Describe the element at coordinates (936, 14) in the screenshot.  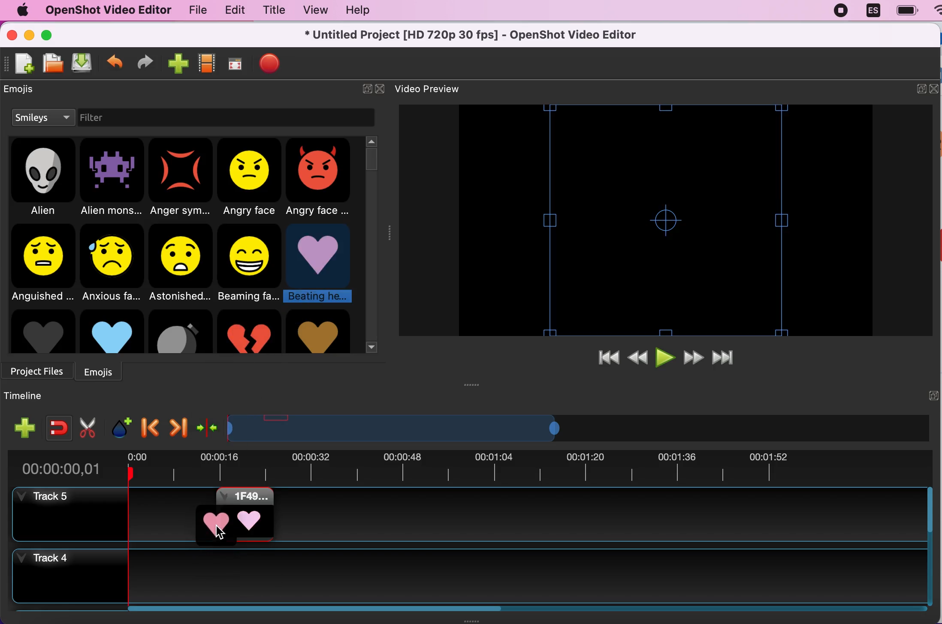
I see `wifi` at that location.